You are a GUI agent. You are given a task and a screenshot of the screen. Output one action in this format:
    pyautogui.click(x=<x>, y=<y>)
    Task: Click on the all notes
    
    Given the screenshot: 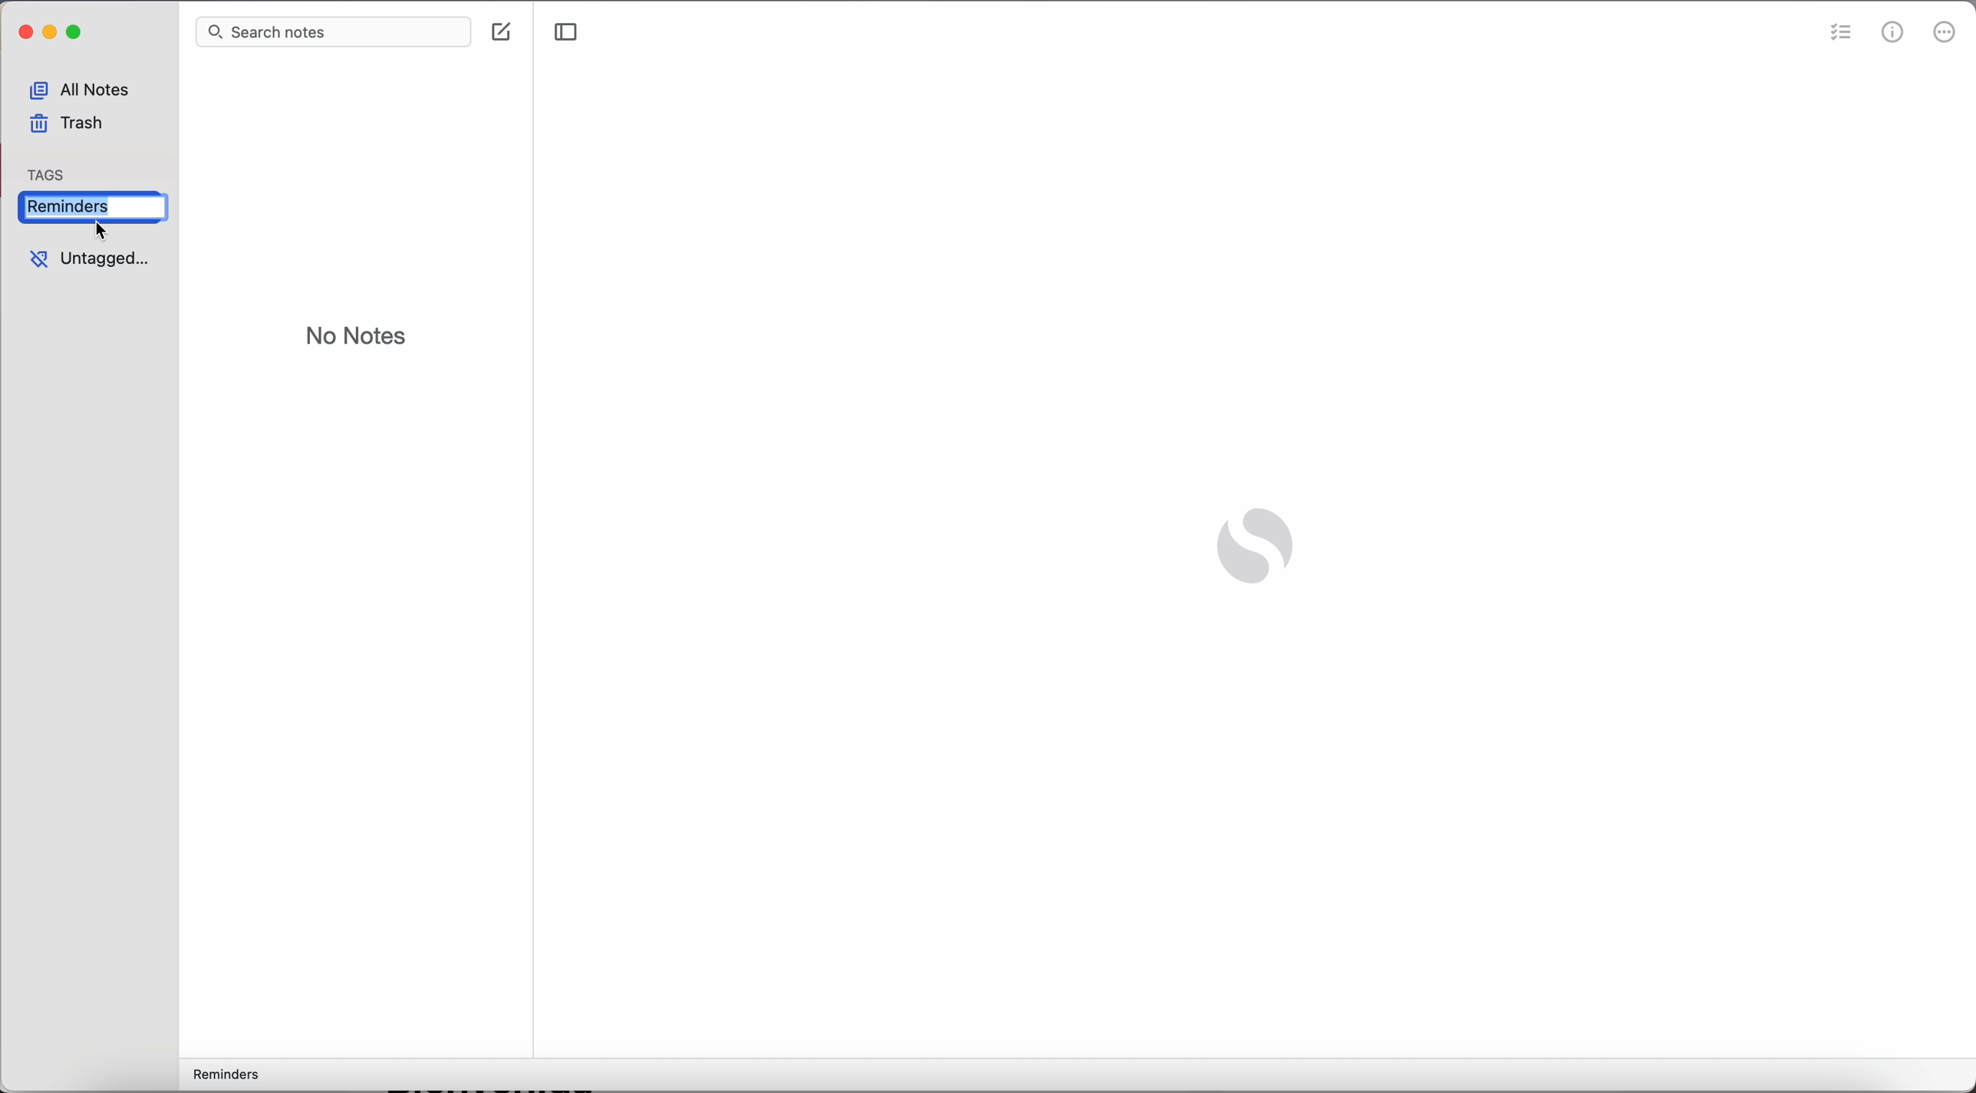 What is the action you would take?
    pyautogui.click(x=87, y=87)
    